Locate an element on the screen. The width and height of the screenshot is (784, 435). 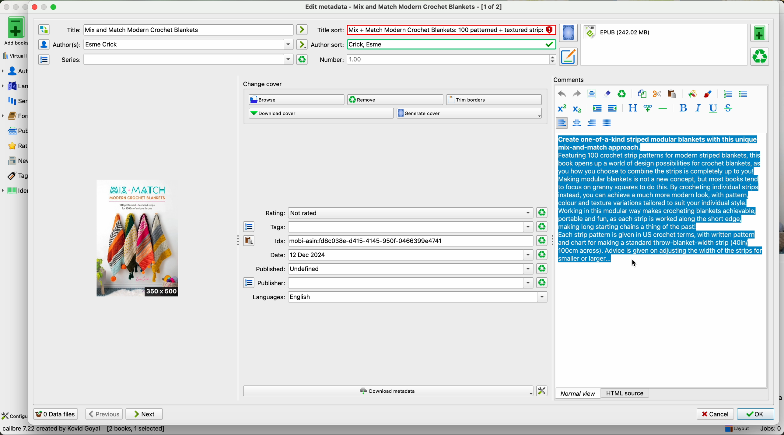
next is located at coordinates (145, 414).